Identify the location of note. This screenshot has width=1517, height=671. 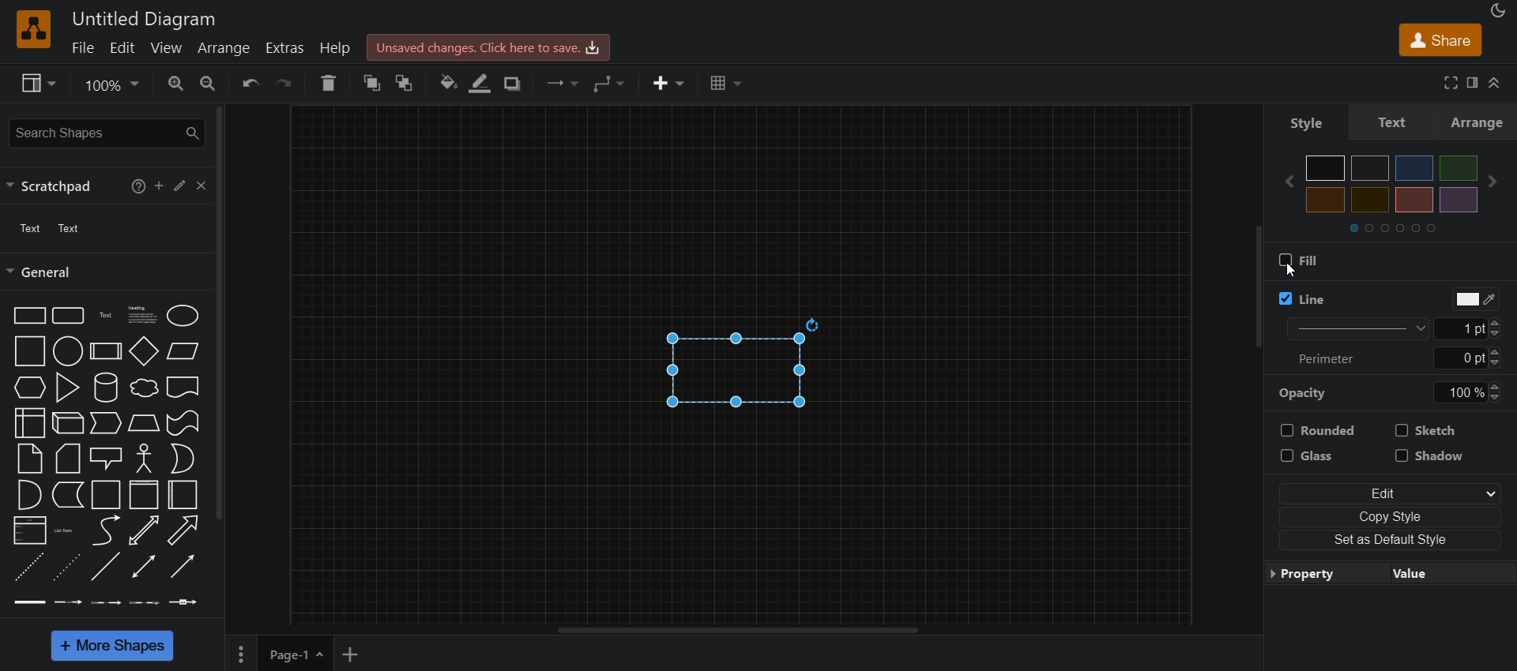
(32, 459).